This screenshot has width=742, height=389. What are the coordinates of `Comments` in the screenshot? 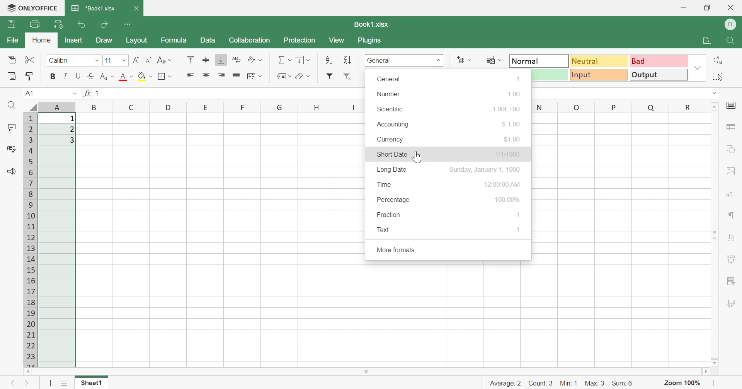 It's located at (11, 128).